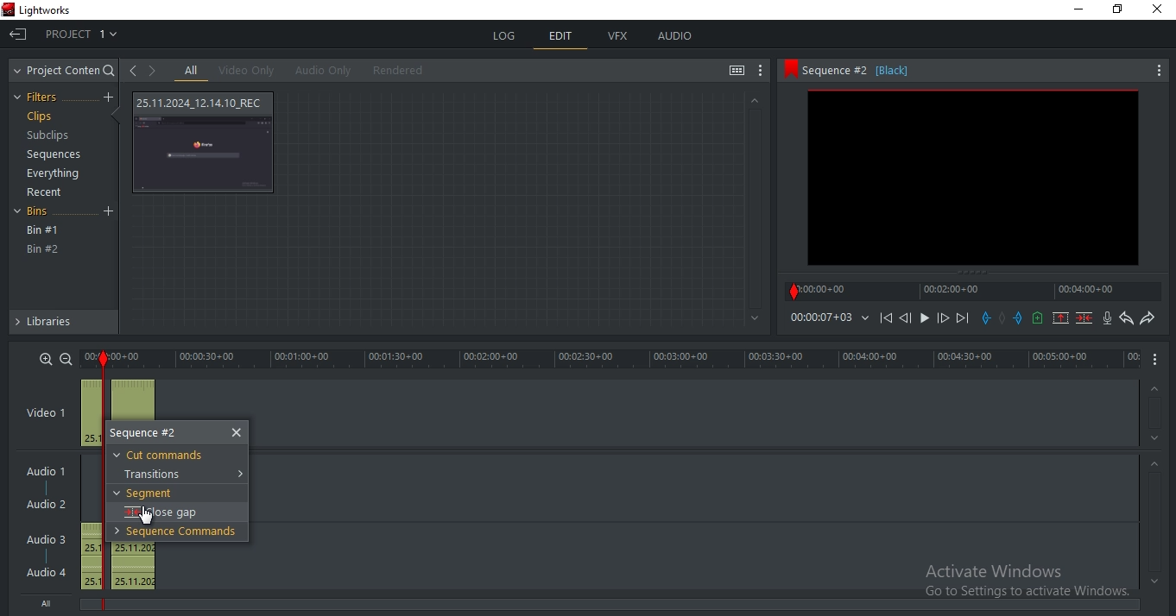  I want to click on all, so click(192, 71).